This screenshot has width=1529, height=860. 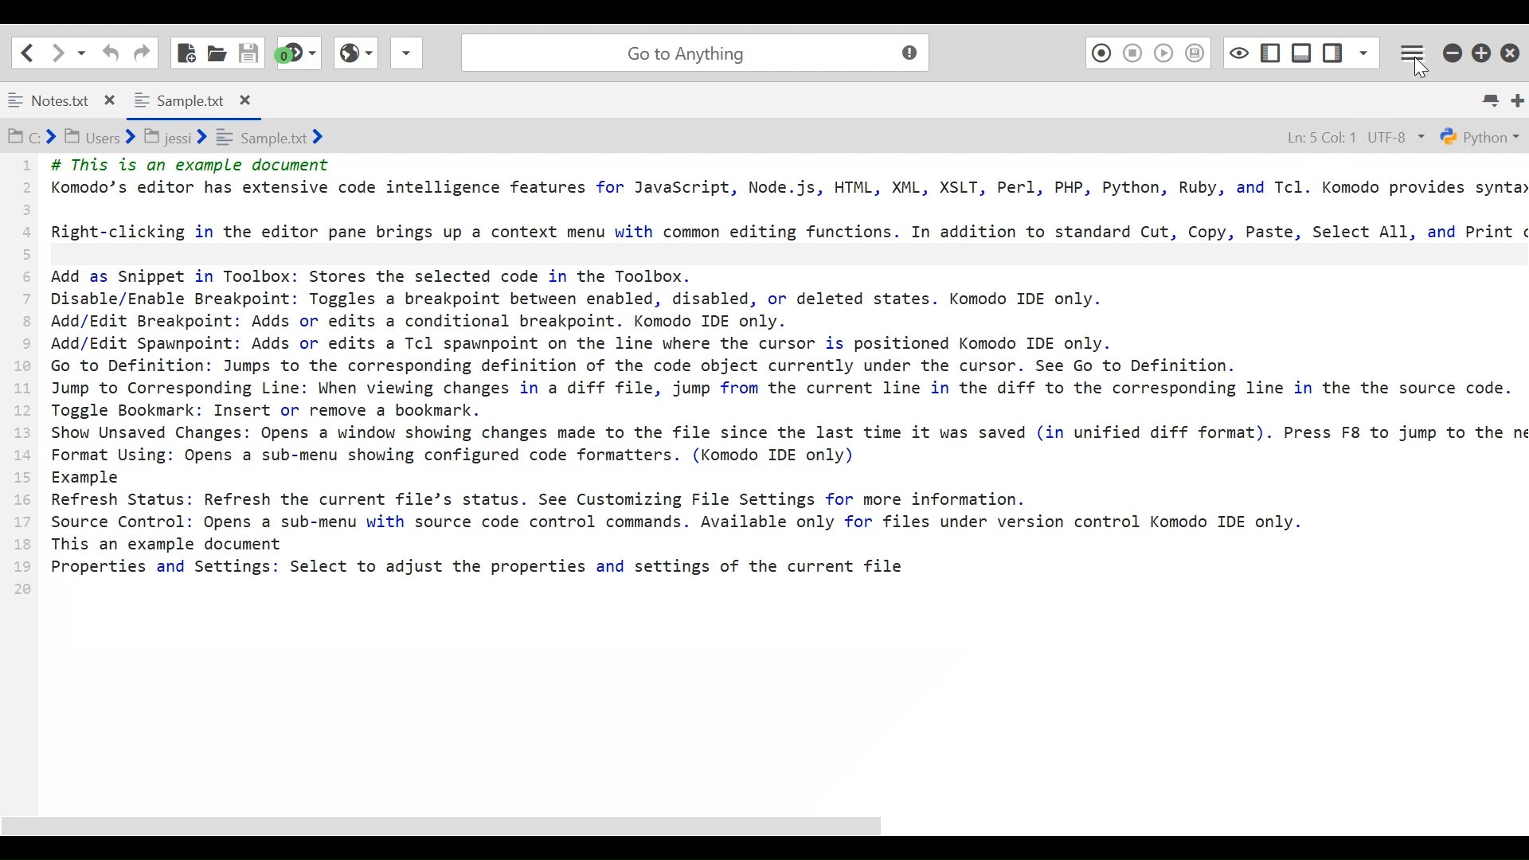 What do you see at coordinates (1453, 53) in the screenshot?
I see `minimize` at bounding box center [1453, 53].